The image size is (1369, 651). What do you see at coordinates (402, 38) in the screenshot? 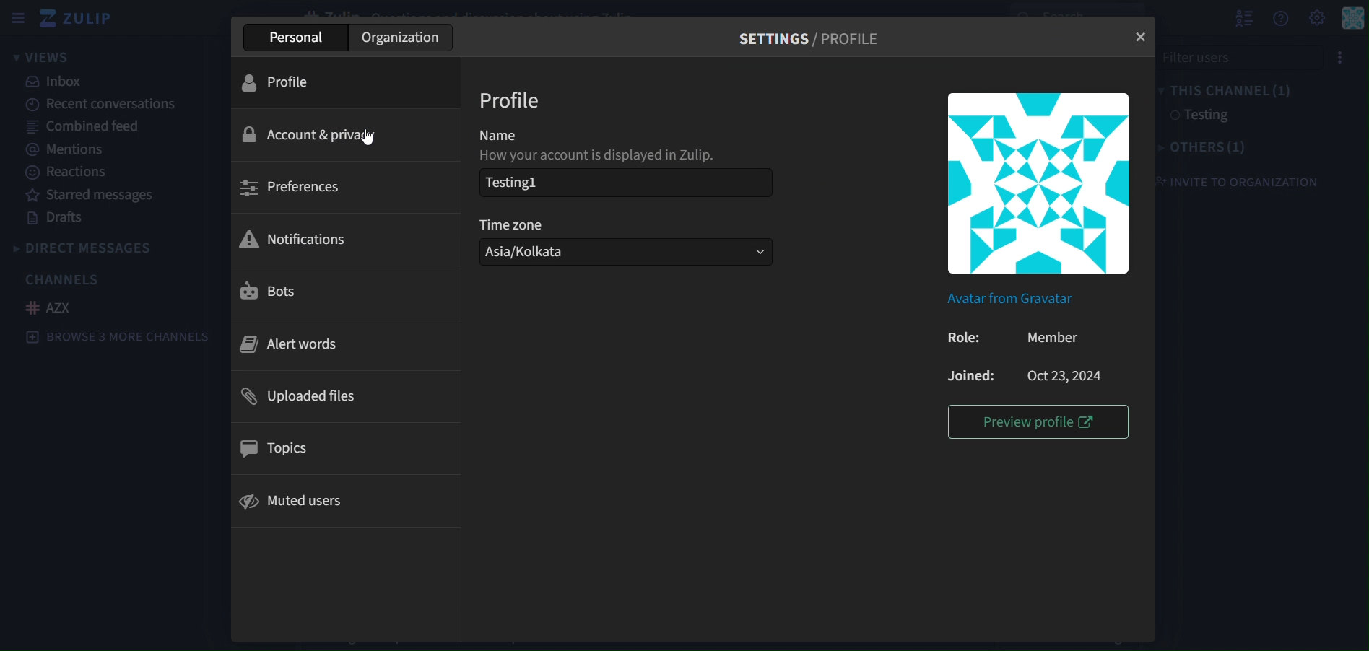
I see `organization` at bounding box center [402, 38].